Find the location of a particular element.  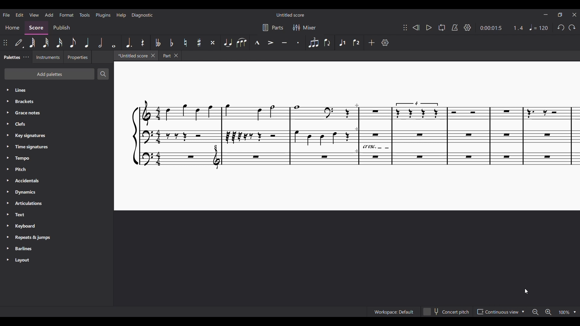

Play is located at coordinates (429, 27).